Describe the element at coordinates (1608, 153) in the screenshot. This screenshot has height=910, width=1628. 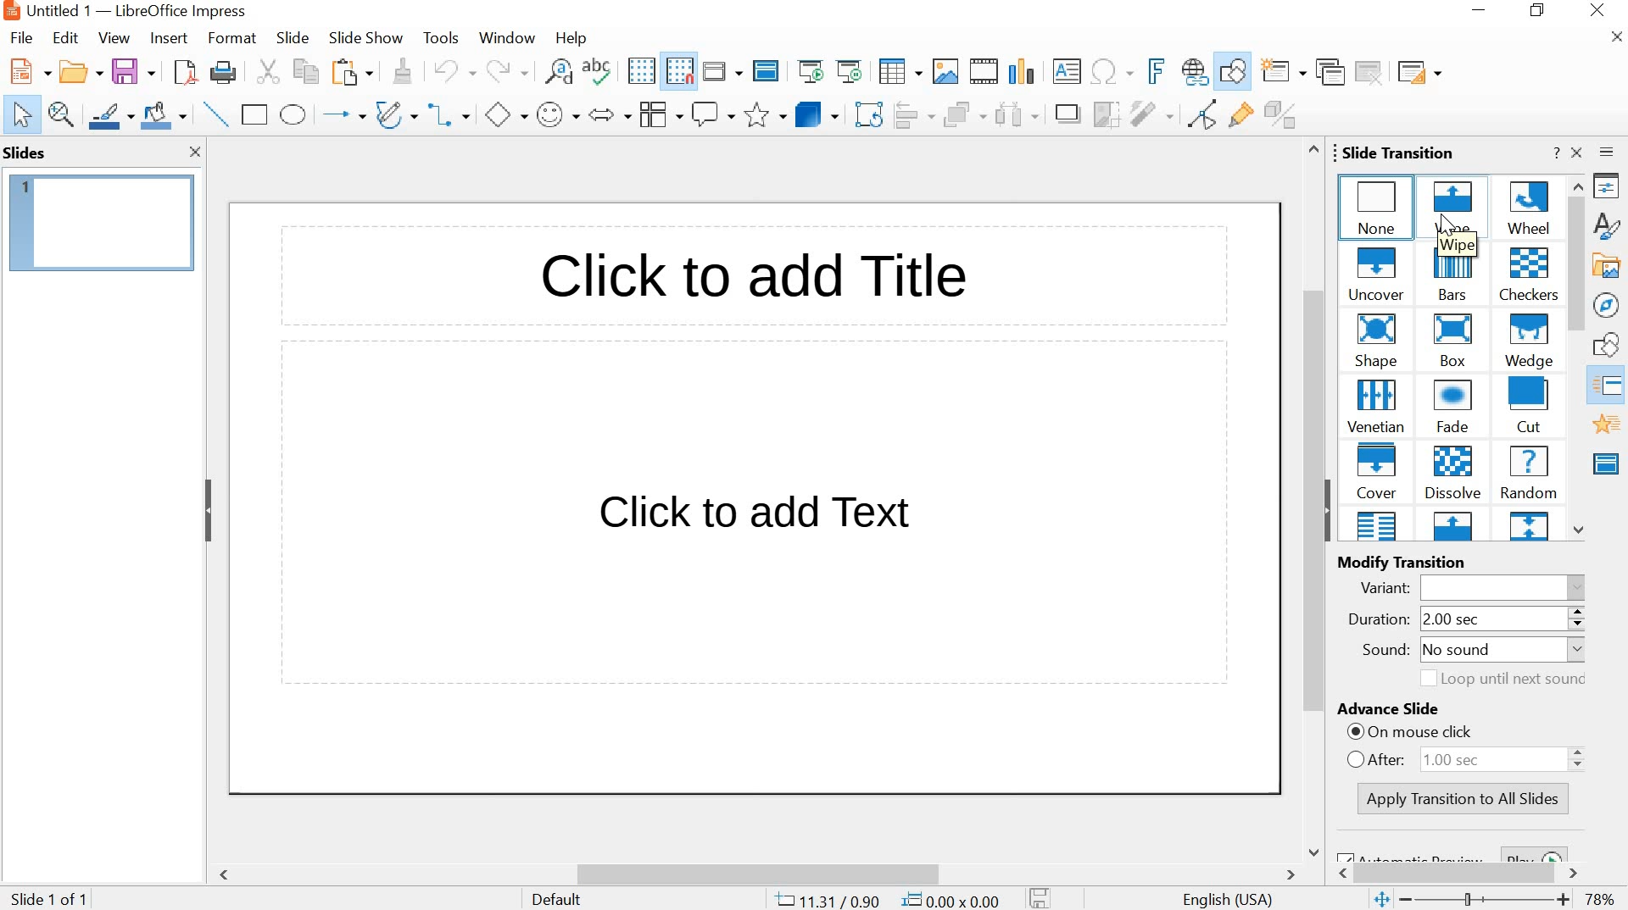
I see `SIDEBAR SETTINGS` at that location.